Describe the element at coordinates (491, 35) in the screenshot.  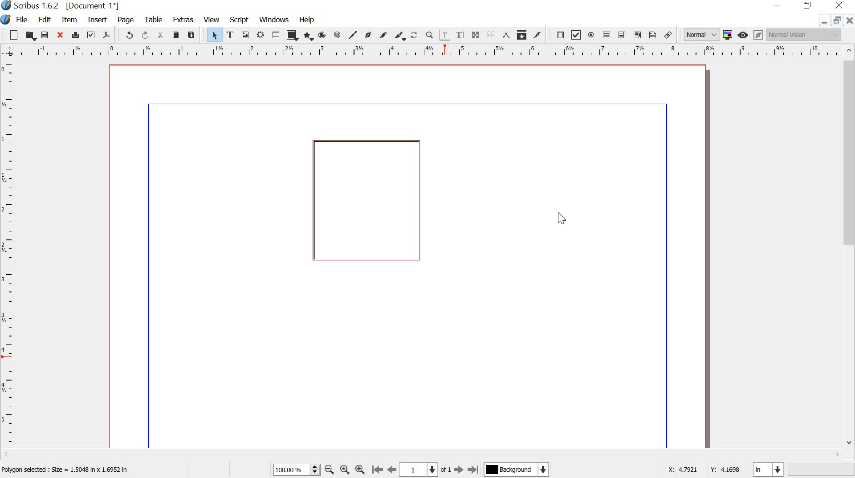
I see `unlink text frames` at that location.